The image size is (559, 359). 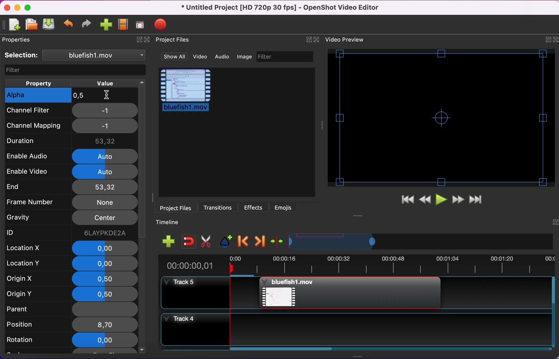 What do you see at coordinates (286, 57) in the screenshot?
I see `filter` at bounding box center [286, 57].